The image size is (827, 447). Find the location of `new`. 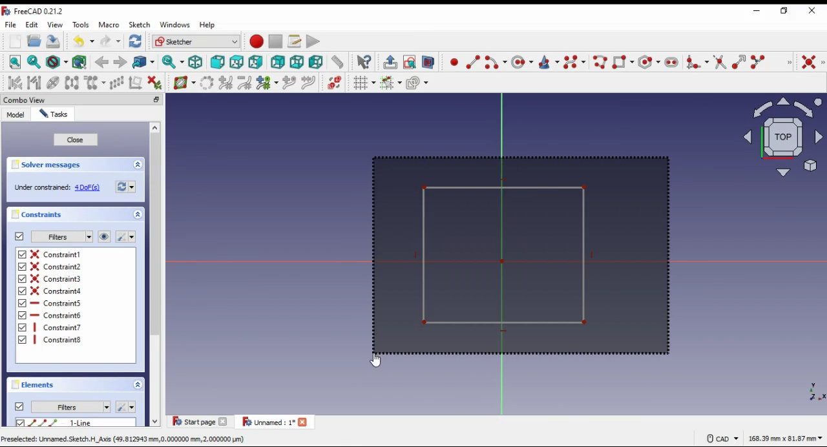

new is located at coordinates (15, 41).